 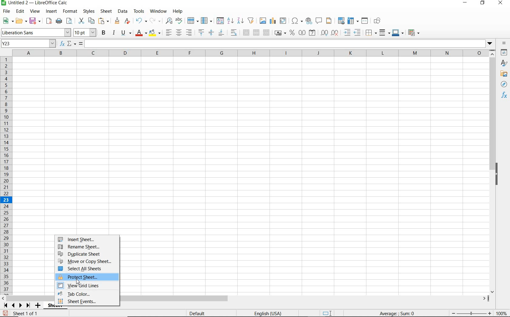 What do you see at coordinates (468, 312) in the screenshot?
I see `zoom in or zoom out` at bounding box center [468, 312].